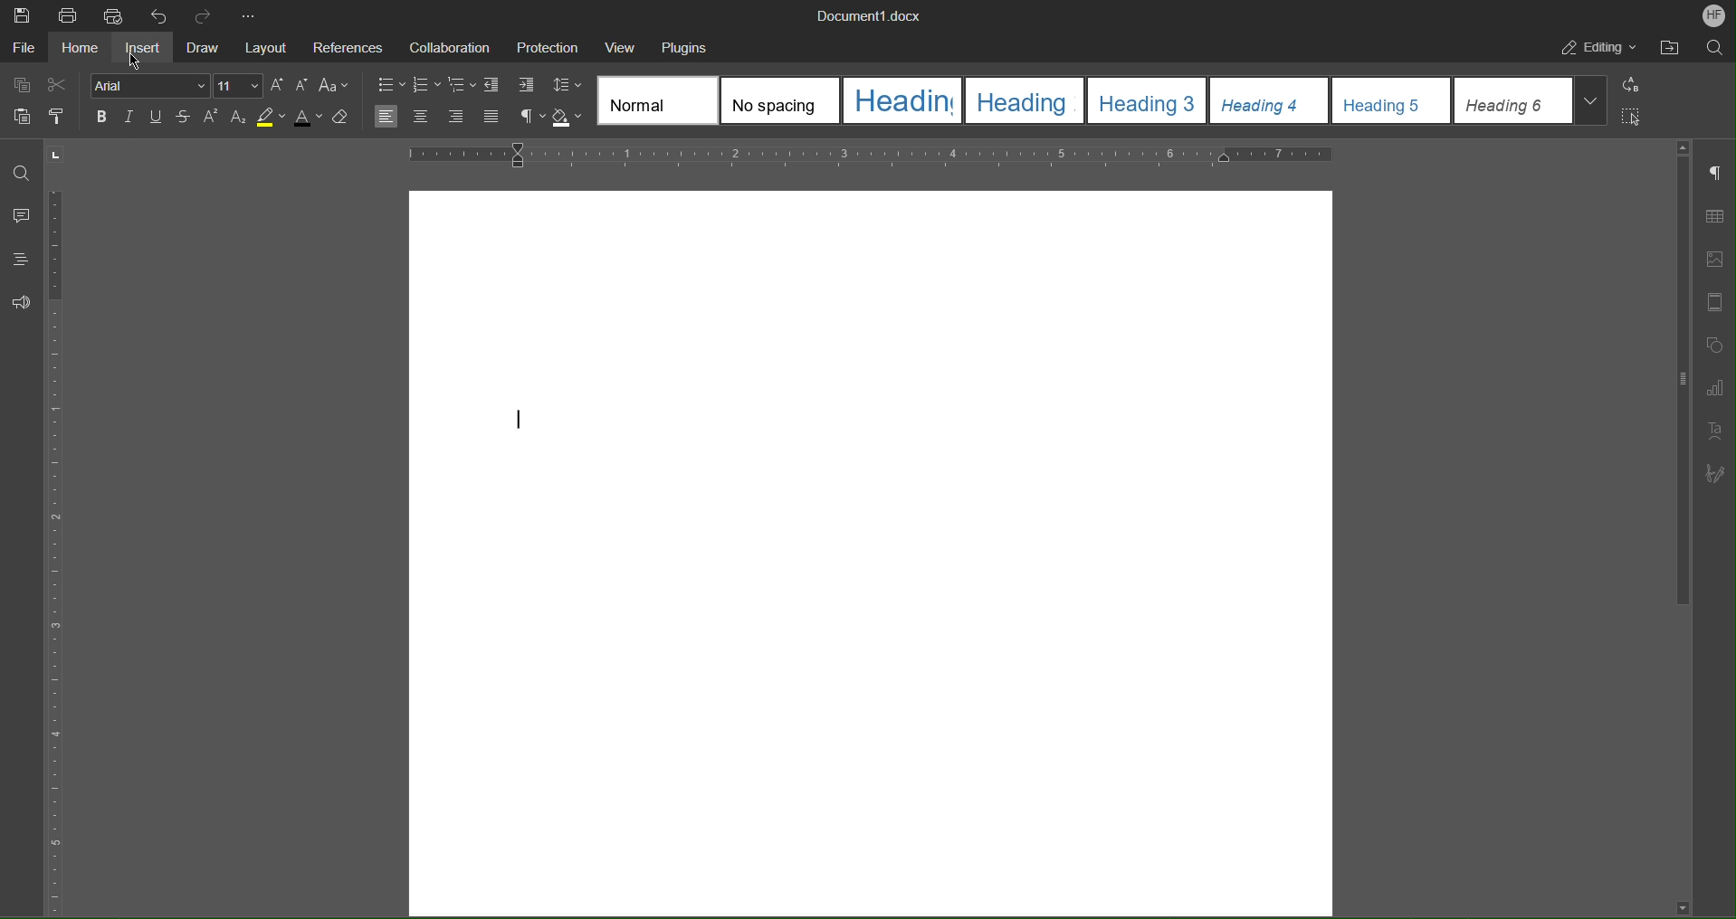 The width and height of the screenshot is (1736, 919). I want to click on Non-Printing Characters, so click(1713, 175).